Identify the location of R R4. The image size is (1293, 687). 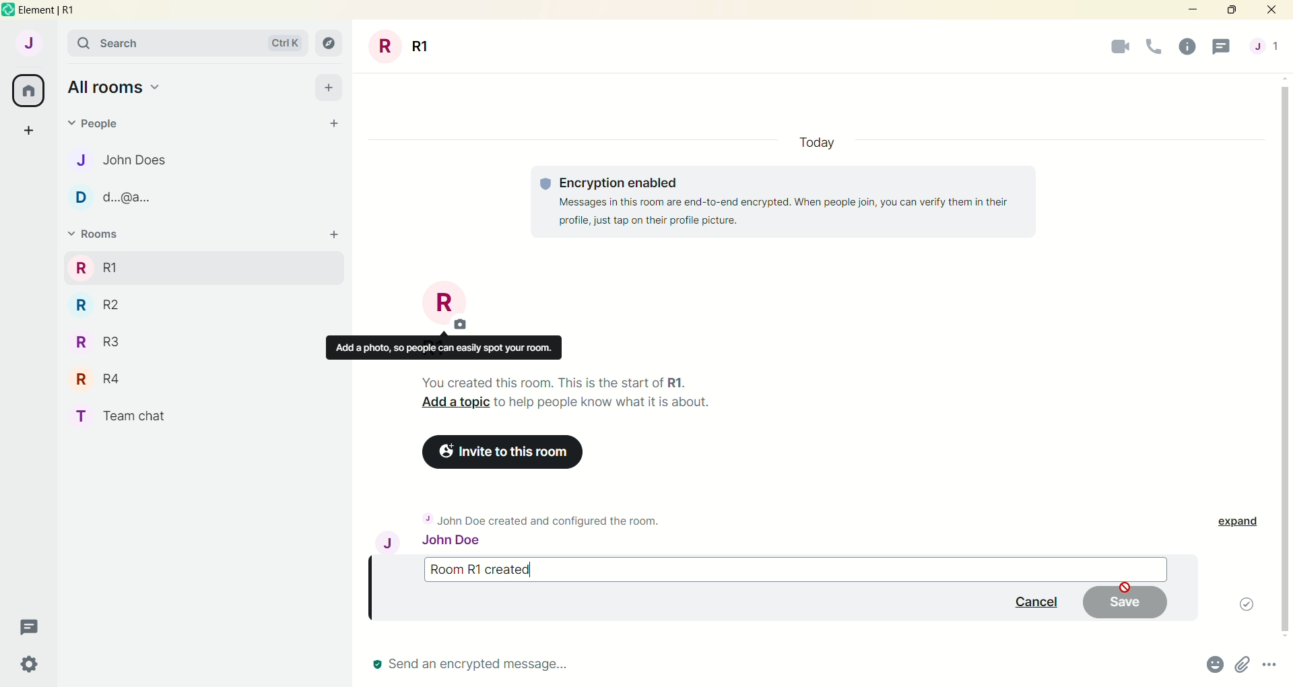
(94, 377).